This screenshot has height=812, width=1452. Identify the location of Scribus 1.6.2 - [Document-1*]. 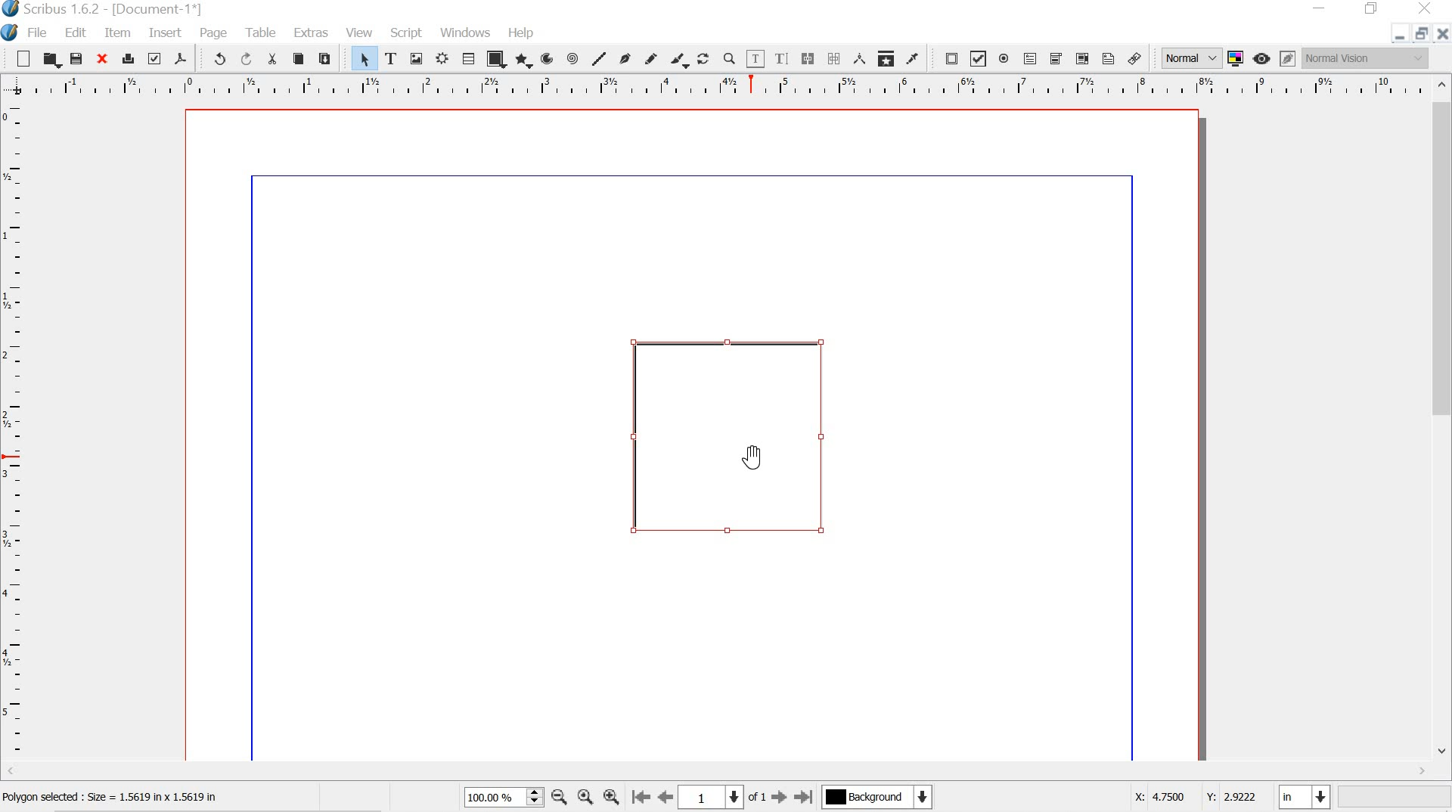
(123, 9).